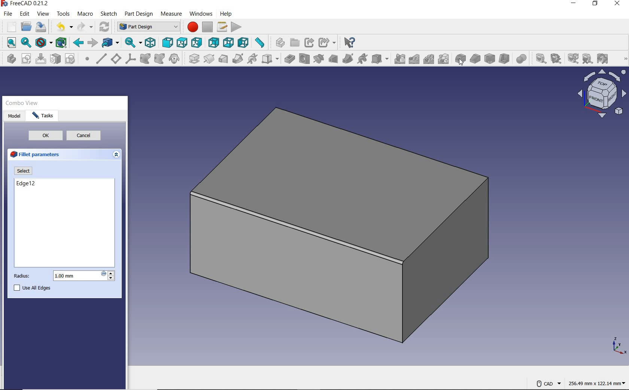  Describe the element at coordinates (26, 4) in the screenshot. I see `system name` at that location.